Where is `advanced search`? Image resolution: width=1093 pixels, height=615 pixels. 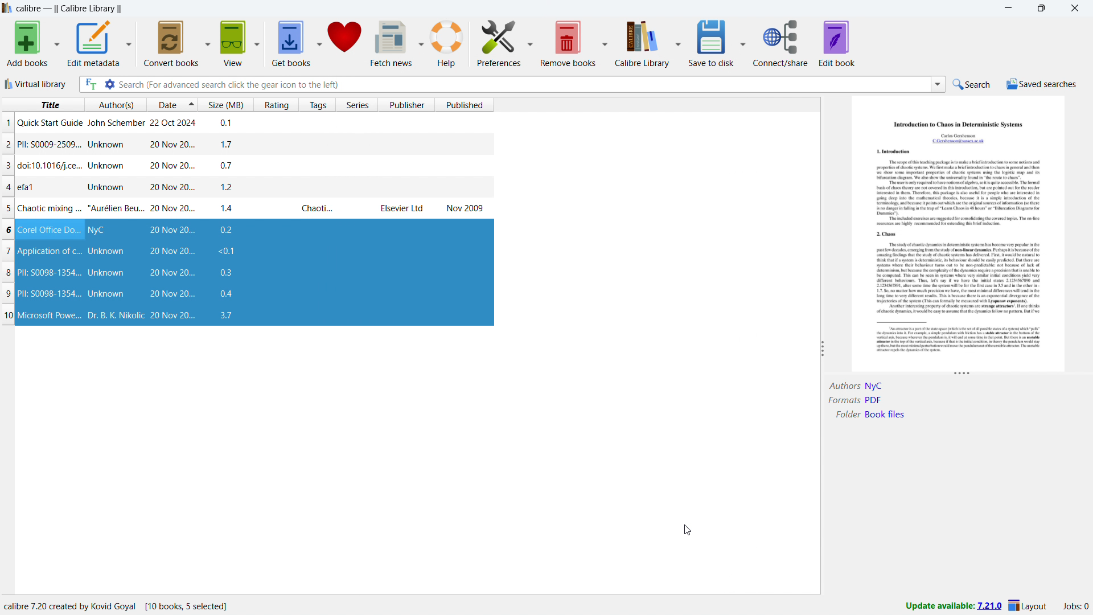
advanced search is located at coordinates (109, 84).